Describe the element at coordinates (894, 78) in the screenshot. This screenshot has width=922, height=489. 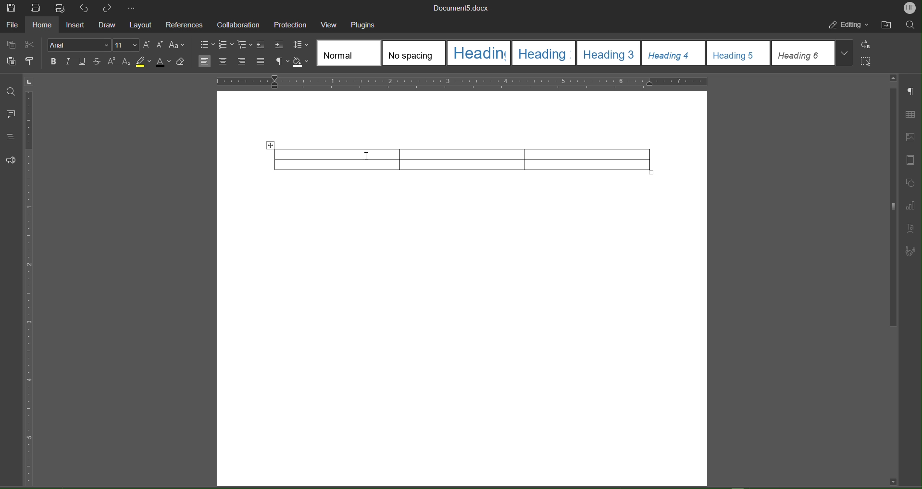
I see `scroll up` at that location.